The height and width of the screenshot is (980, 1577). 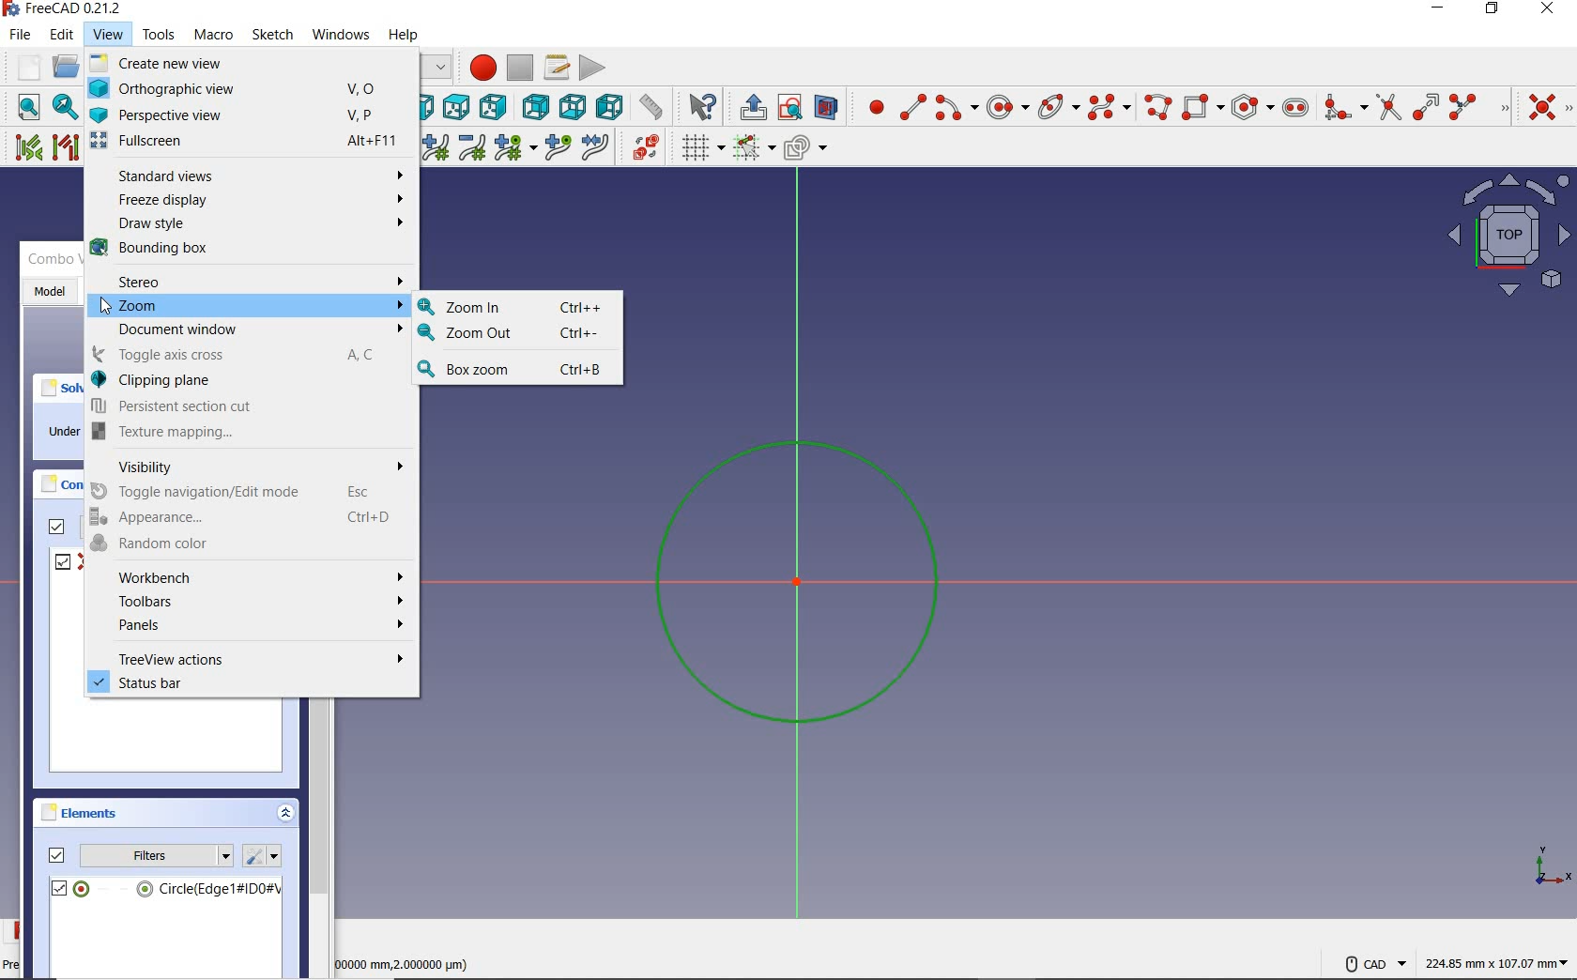 I want to click on system name, so click(x=66, y=11).